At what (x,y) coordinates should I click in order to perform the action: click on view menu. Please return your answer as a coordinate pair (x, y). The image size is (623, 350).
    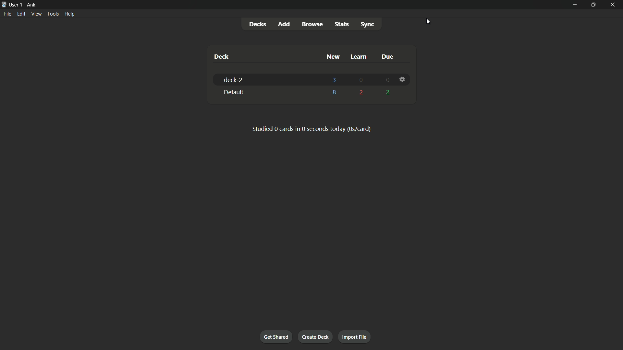
    Looking at the image, I should click on (36, 14).